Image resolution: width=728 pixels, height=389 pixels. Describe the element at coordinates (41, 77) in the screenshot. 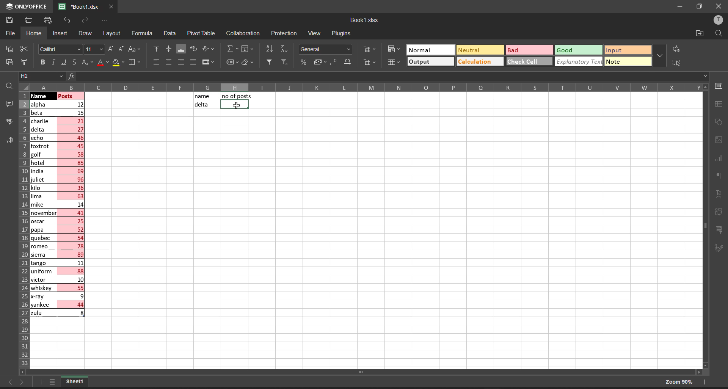

I see `cell address` at that location.